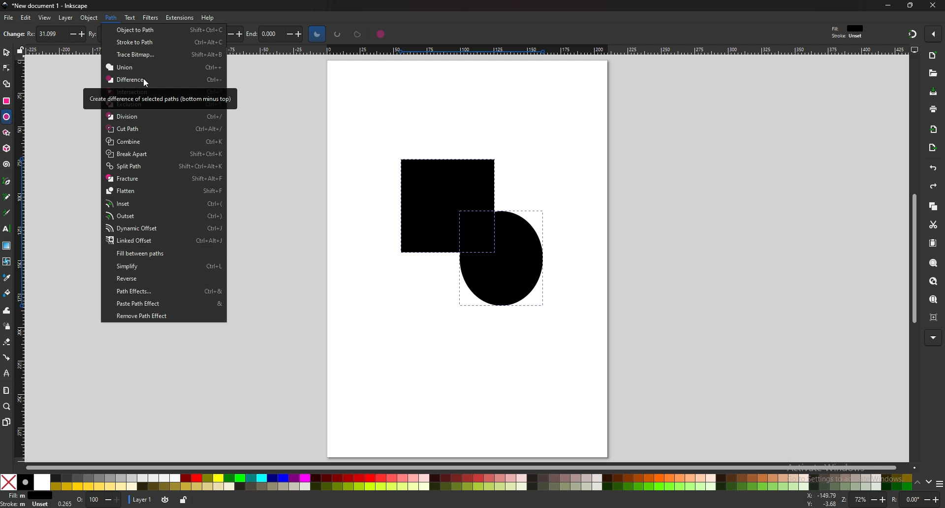 Image resolution: width=945 pixels, height=508 pixels. Describe the element at coordinates (207, 18) in the screenshot. I see `help` at that location.